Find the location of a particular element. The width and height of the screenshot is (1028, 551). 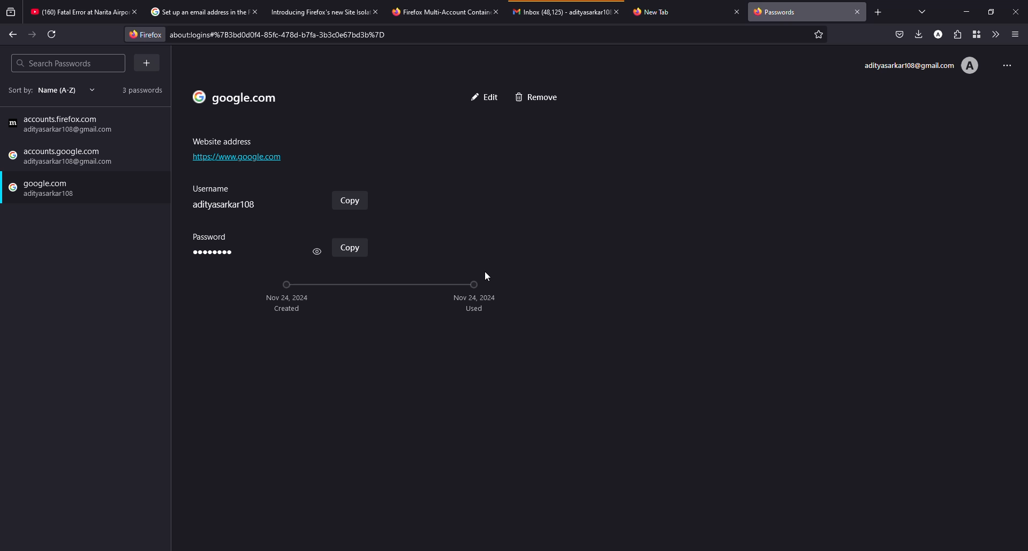

account is located at coordinates (920, 66).